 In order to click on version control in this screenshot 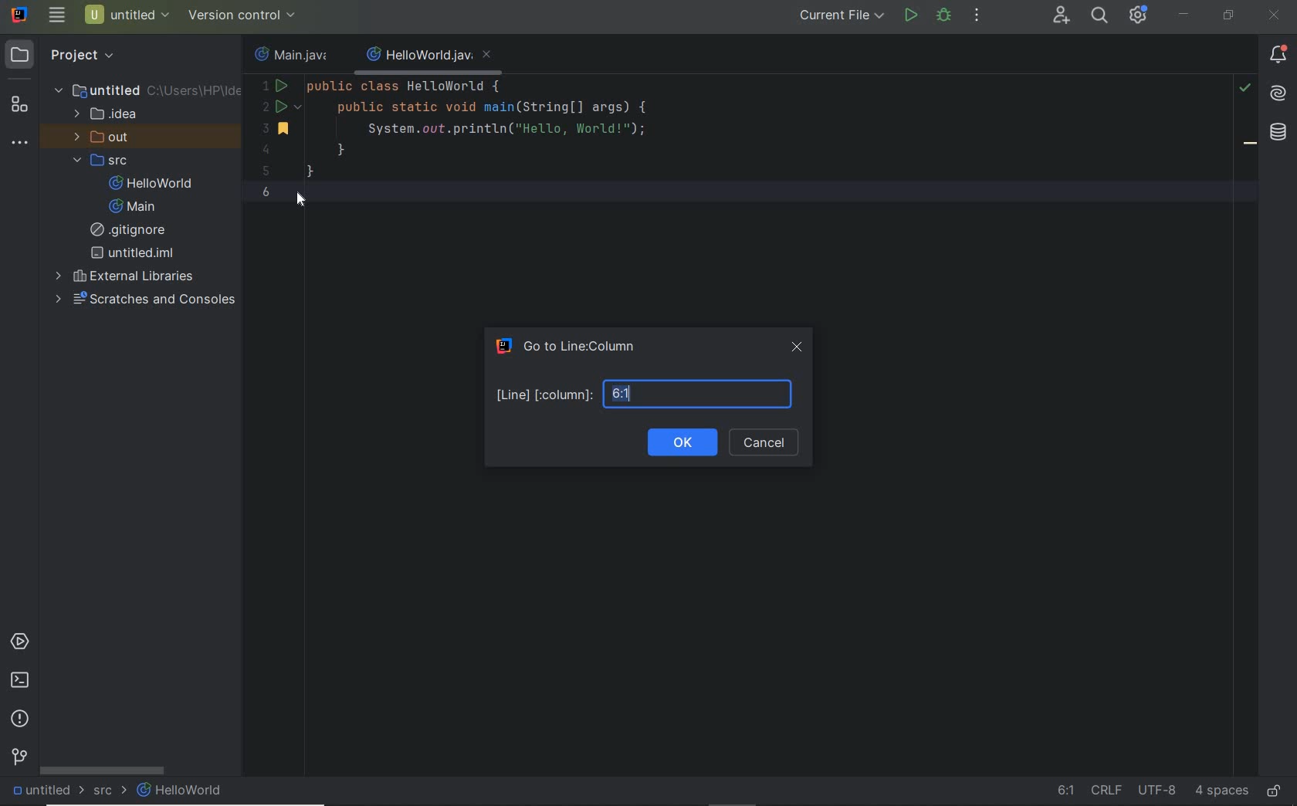, I will do `click(20, 757)`.